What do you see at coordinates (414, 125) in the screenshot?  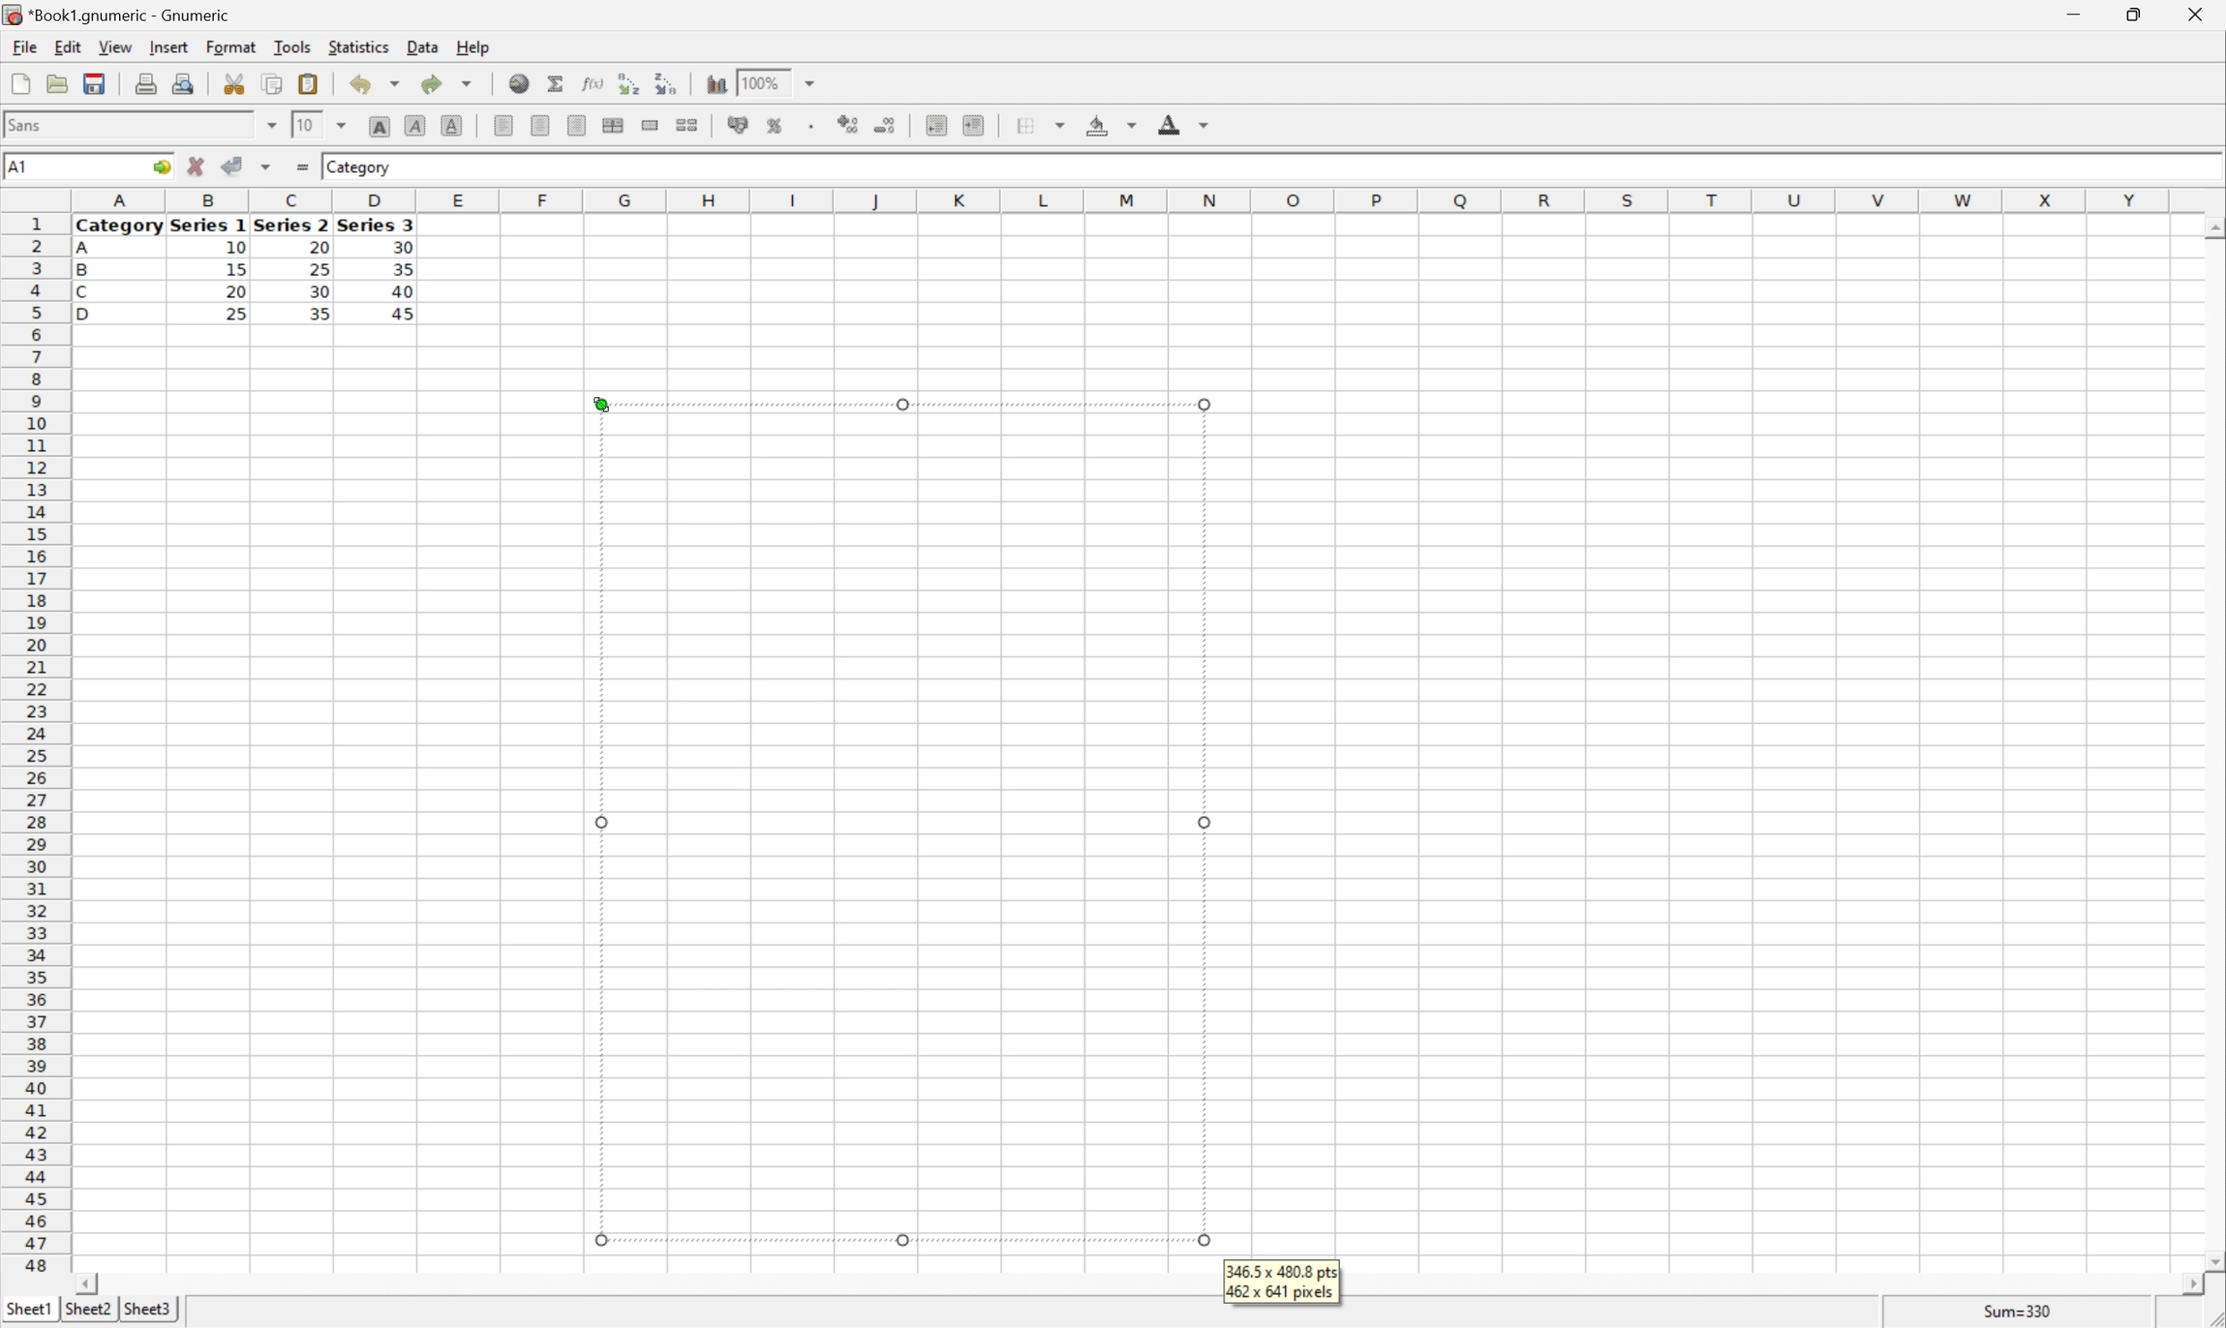 I see `Italic` at bounding box center [414, 125].